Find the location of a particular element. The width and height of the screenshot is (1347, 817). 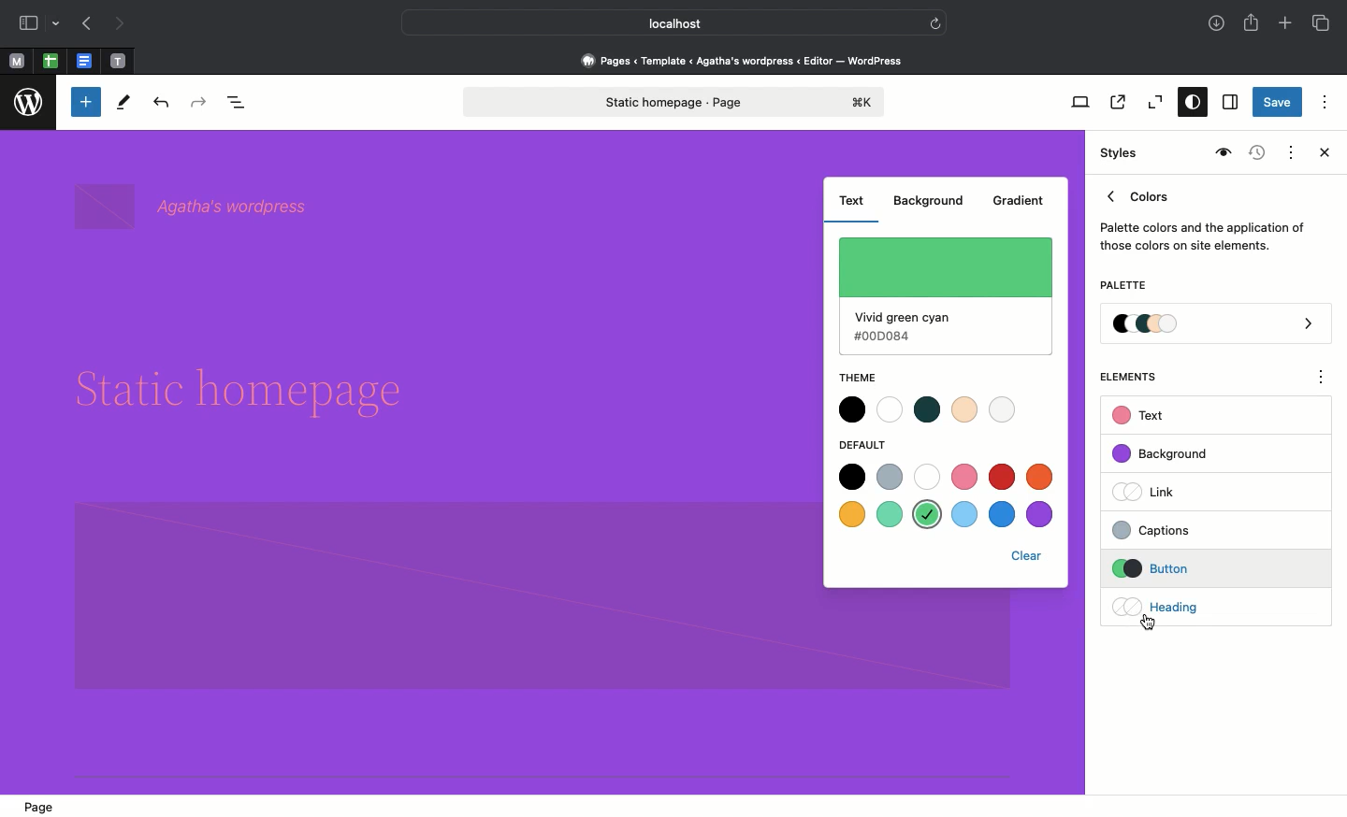

Palette is located at coordinates (1217, 325).